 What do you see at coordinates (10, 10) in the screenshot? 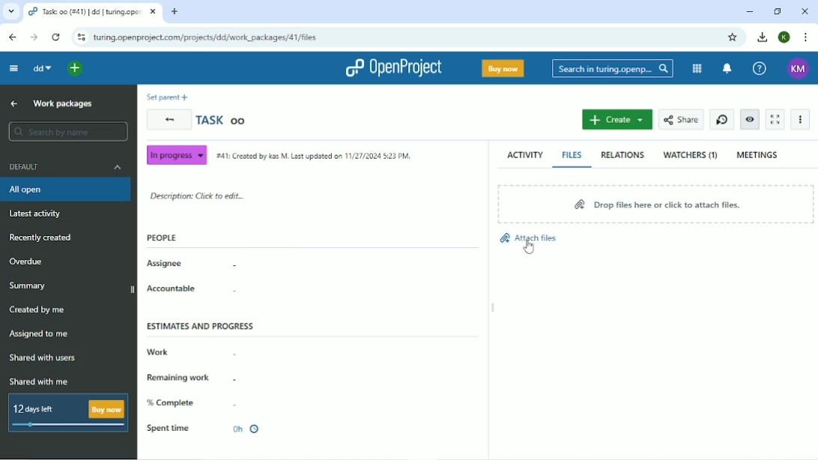
I see `Search tabs` at bounding box center [10, 10].